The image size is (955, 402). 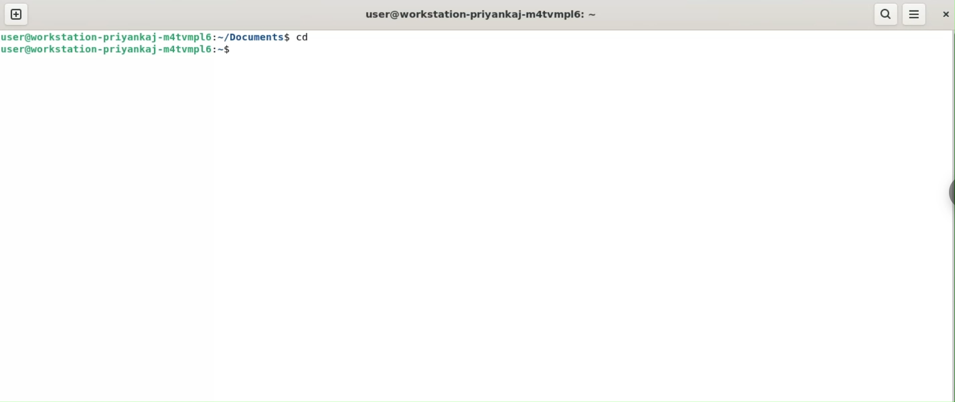 What do you see at coordinates (885, 14) in the screenshot?
I see `search` at bounding box center [885, 14].